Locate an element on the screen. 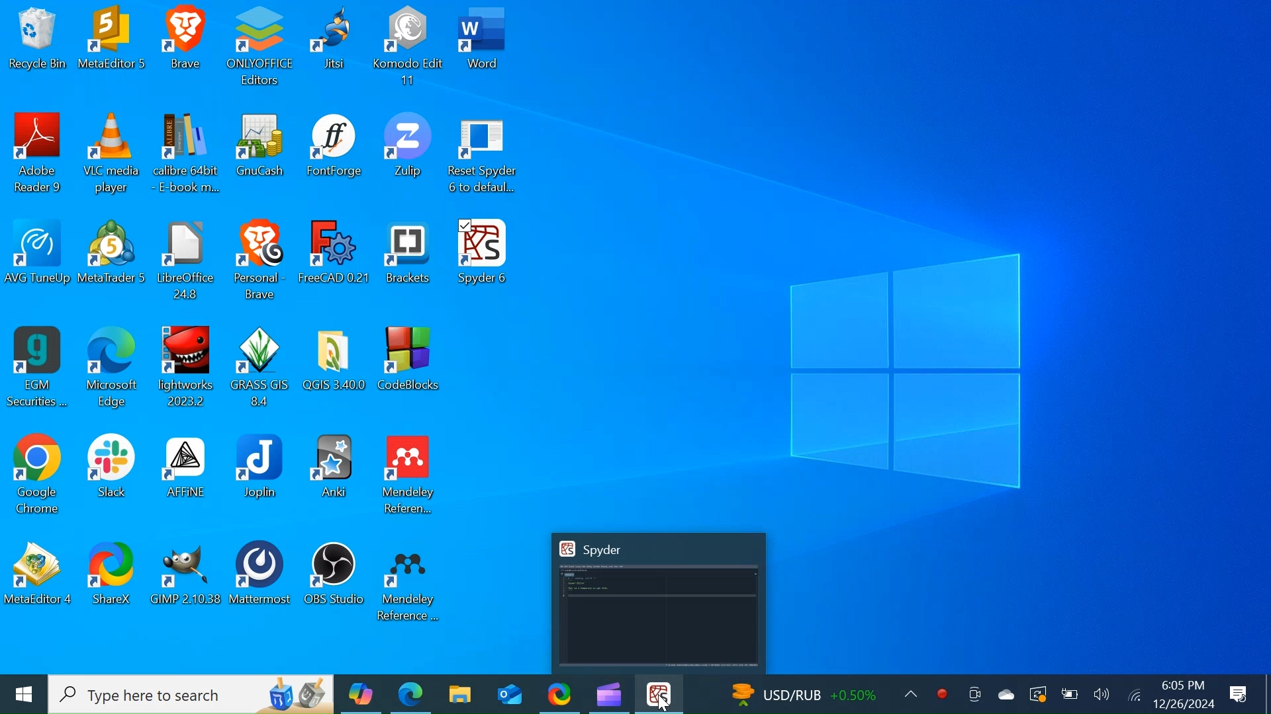 The height and width of the screenshot is (714, 1271). Notifications is located at coordinates (1241, 692).